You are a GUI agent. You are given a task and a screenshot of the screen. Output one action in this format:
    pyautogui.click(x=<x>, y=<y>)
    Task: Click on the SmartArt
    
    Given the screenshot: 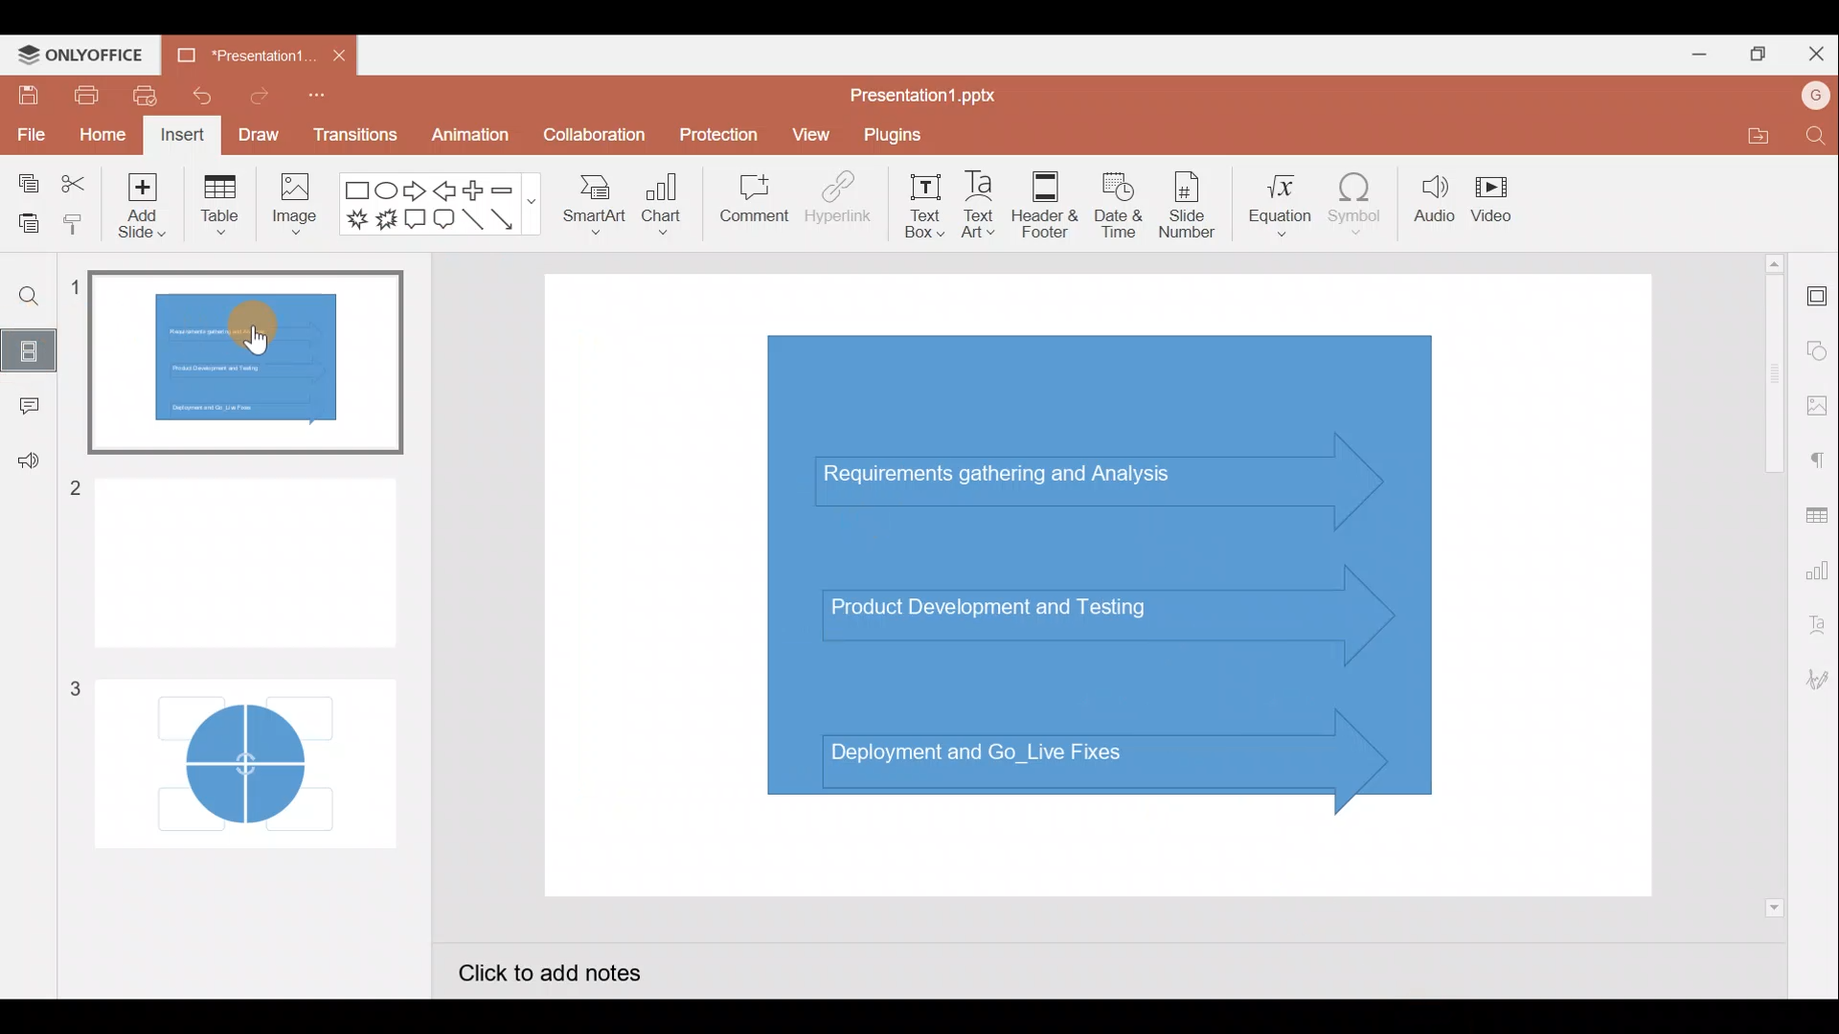 What is the action you would take?
    pyautogui.click(x=594, y=212)
    